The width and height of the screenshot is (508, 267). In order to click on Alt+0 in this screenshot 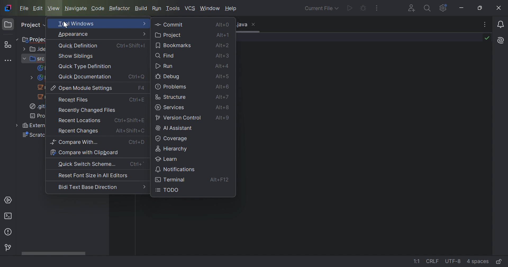, I will do `click(224, 25)`.